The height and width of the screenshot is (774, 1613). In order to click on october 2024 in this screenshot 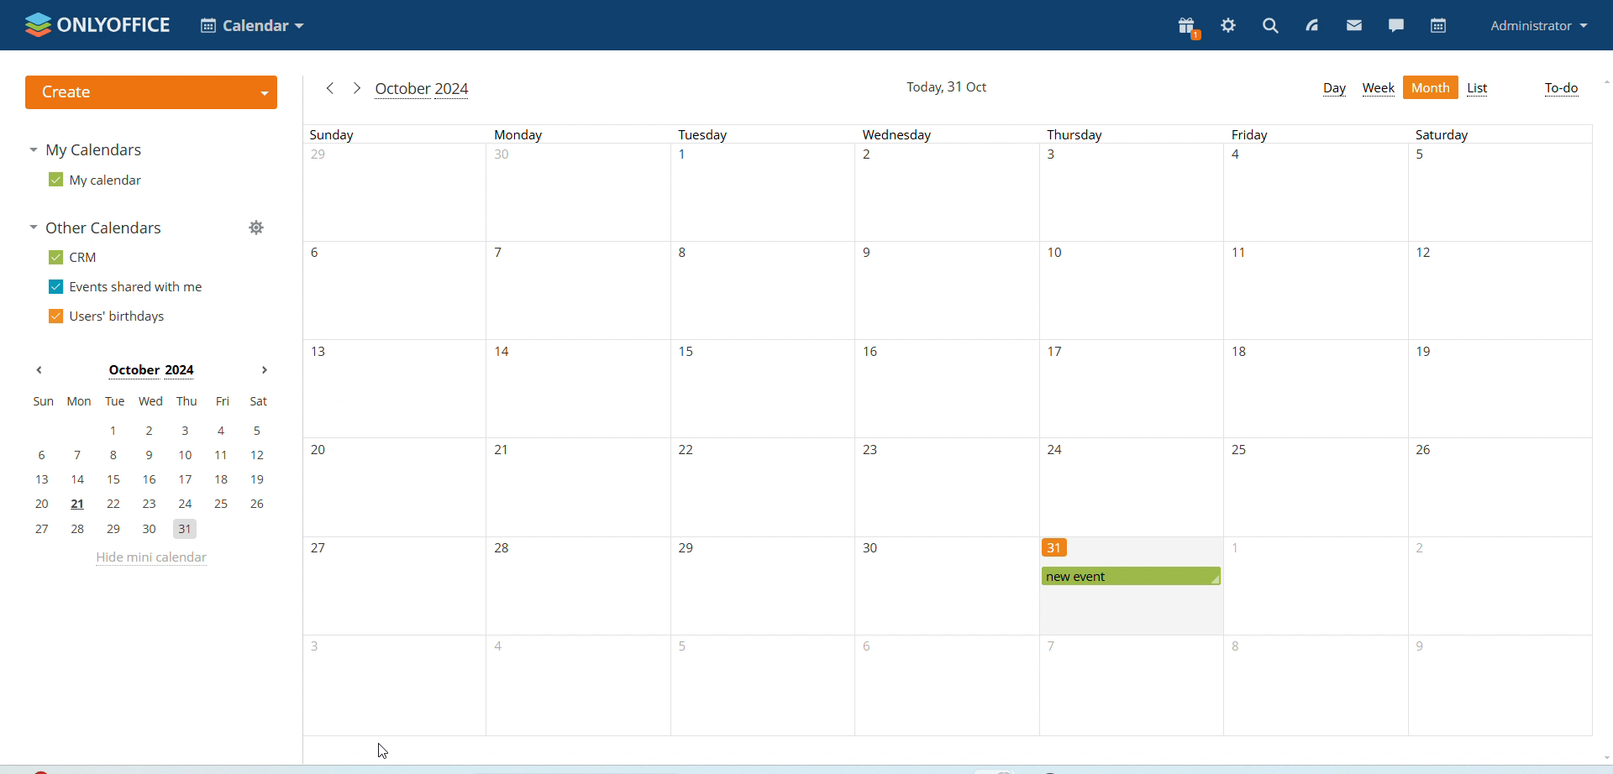, I will do `click(423, 90)`.